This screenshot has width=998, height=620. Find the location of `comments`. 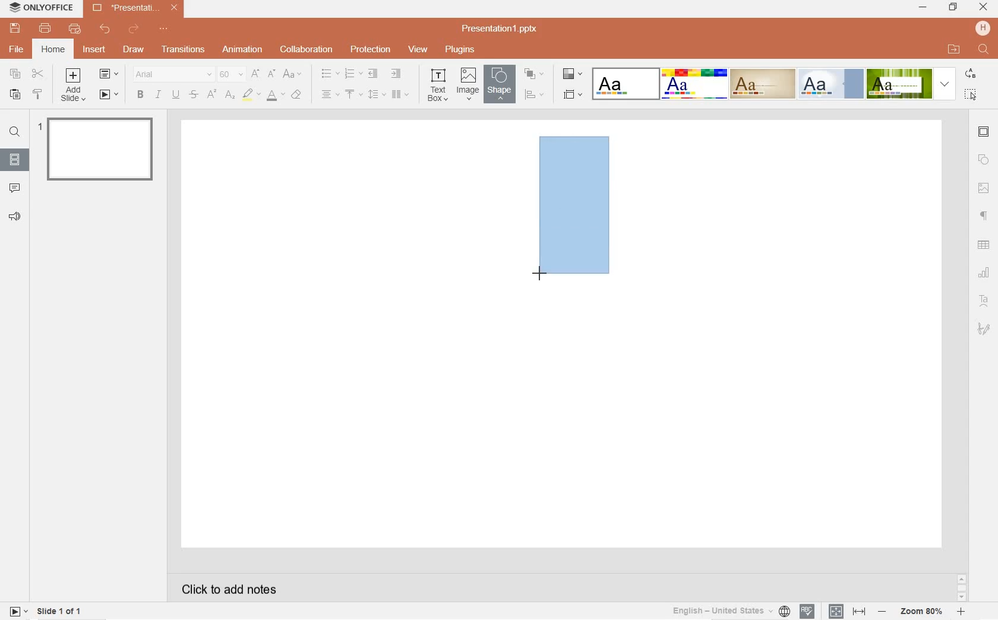

comments is located at coordinates (15, 187).